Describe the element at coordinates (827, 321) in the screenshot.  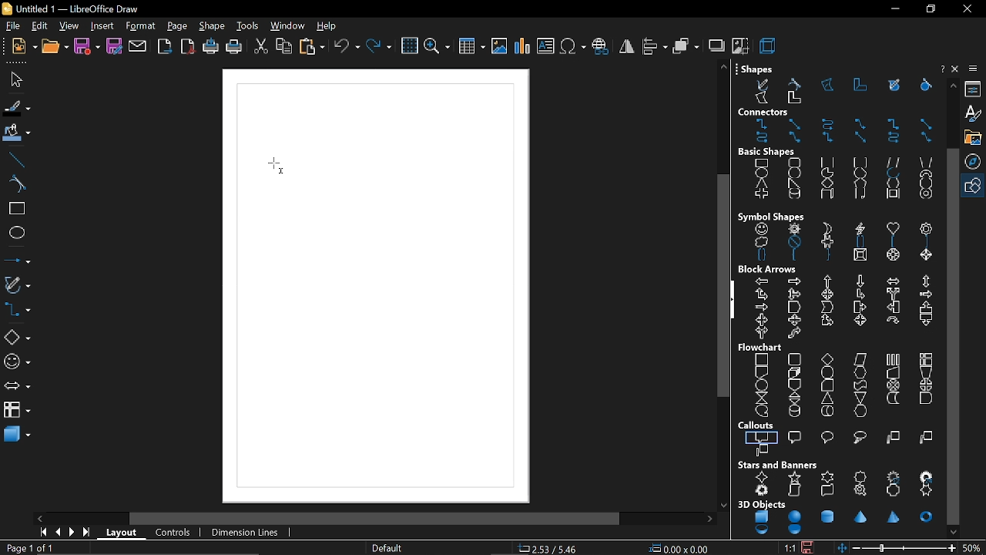
I see `up and right arrow callout` at that location.